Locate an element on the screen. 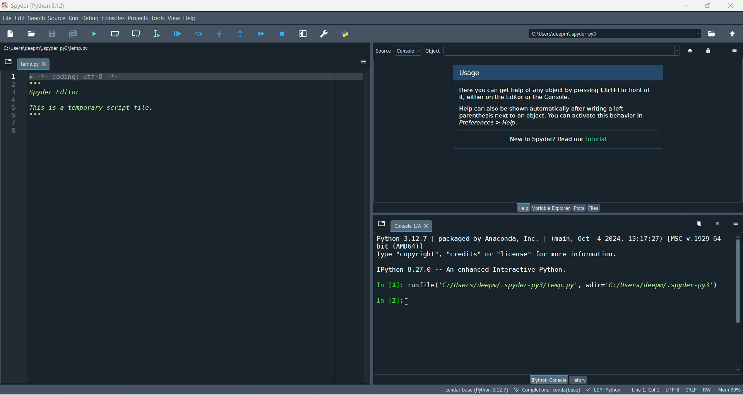 The width and height of the screenshot is (743, 395). options is located at coordinates (735, 50).